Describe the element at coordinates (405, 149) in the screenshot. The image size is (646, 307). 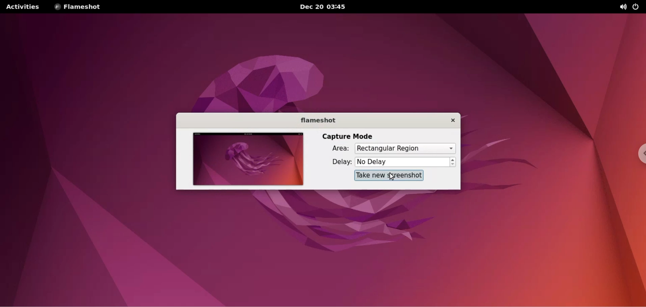
I see `capture mode options` at that location.